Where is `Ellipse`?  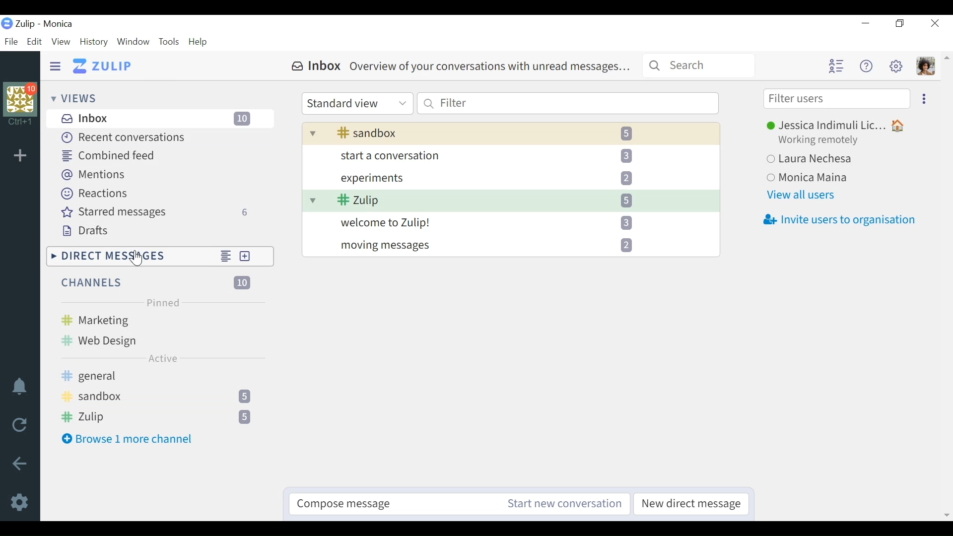 Ellipse is located at coordinates (925, 99).